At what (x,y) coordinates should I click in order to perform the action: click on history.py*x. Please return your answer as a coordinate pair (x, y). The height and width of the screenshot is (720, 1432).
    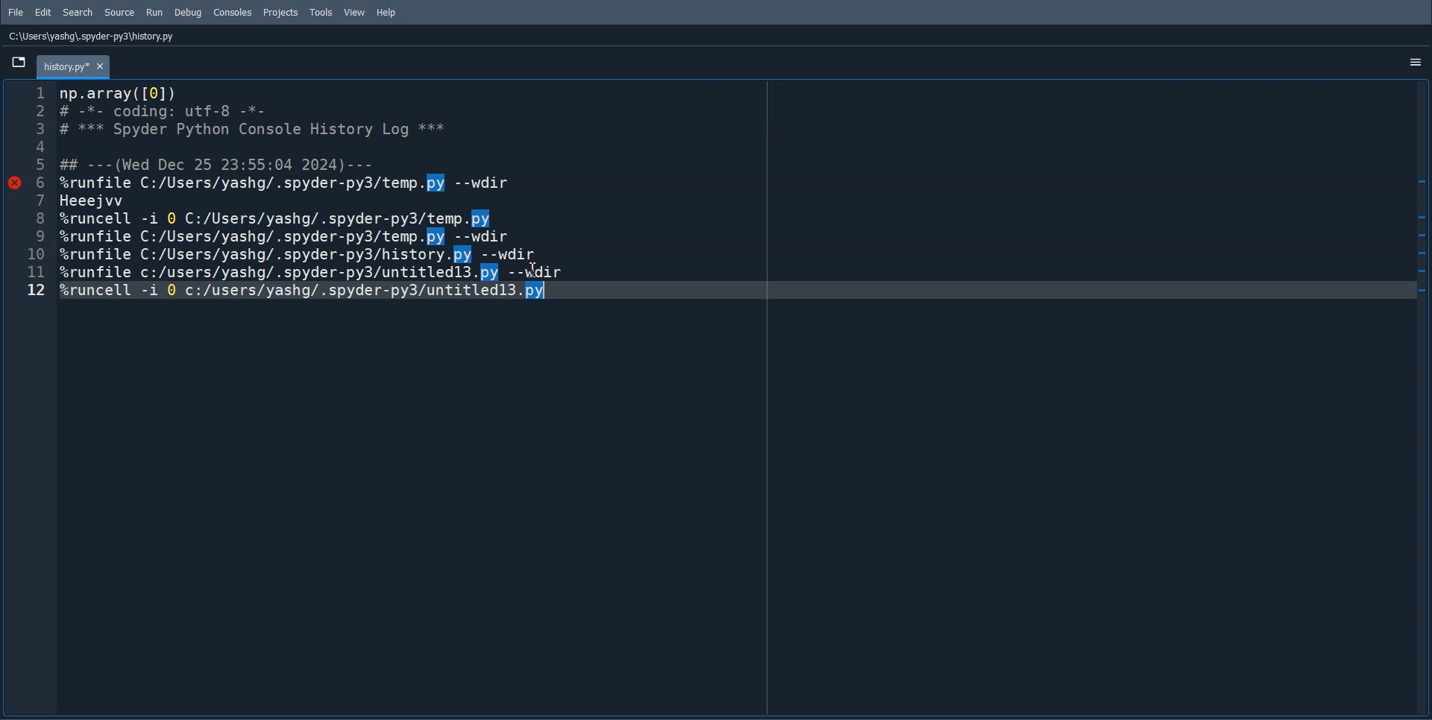
    Looking at the image, I should click on (73, 66).